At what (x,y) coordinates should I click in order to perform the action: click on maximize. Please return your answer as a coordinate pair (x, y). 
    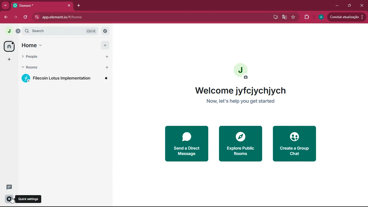
    Looking at the image, I should click on (348, 6).